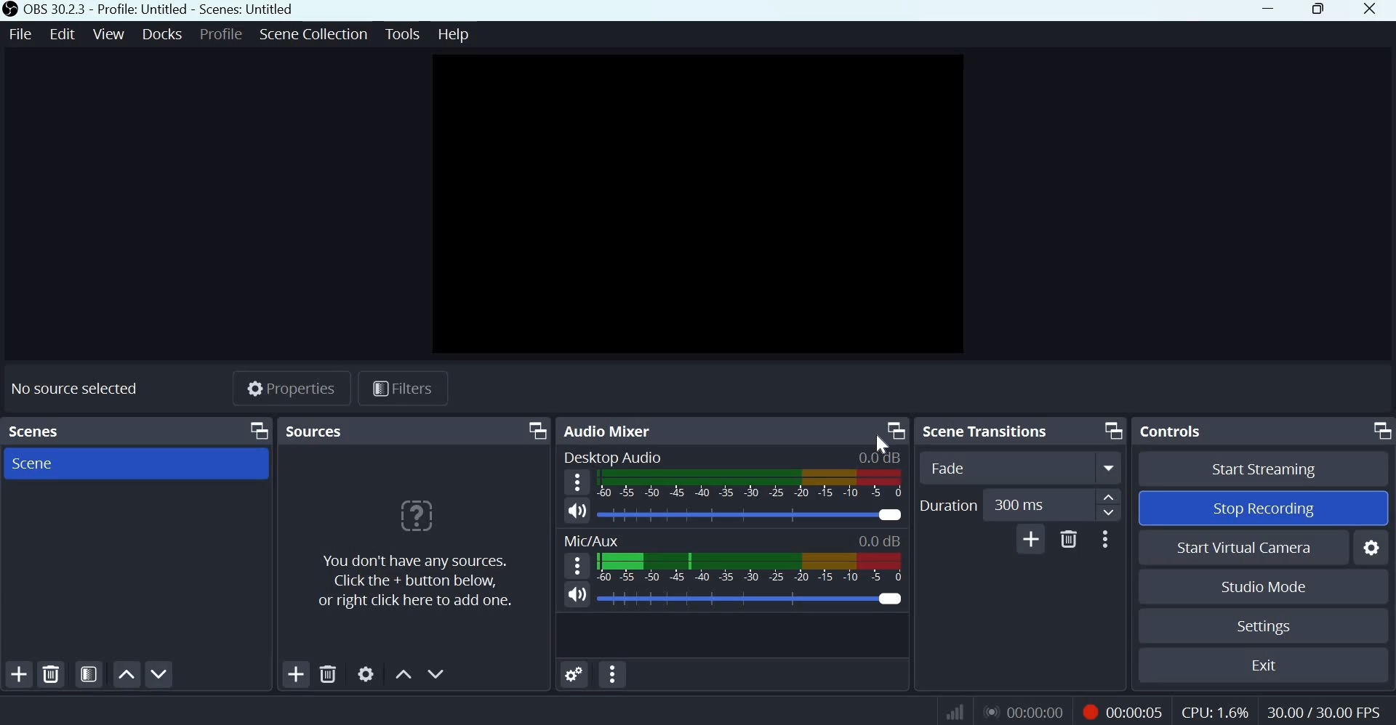 The width and height of the screenshot is (1396, 725). What do you see at coordinates (1369, 10) in the screenshot?
I see `Close` at bounding box center [1369, 10].